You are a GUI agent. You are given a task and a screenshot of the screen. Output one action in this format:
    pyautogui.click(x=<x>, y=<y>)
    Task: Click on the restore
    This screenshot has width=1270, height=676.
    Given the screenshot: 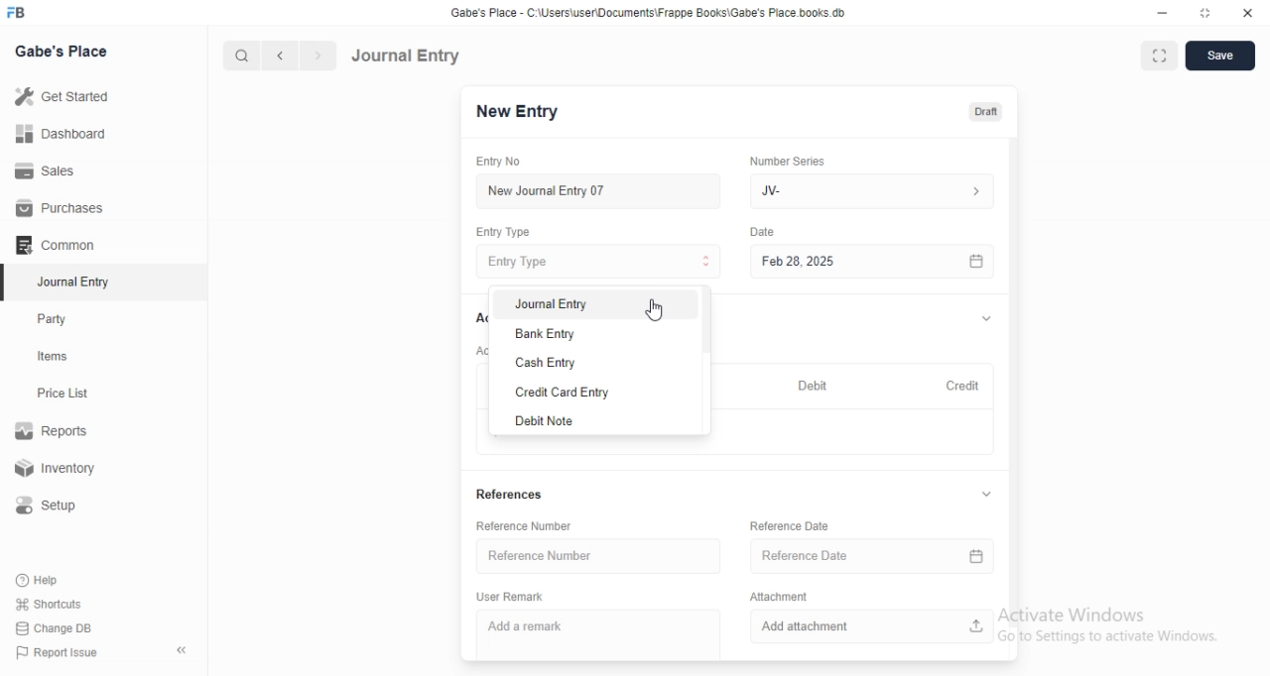 What is the action you would take?
    pyautogui.click(x=1204, y=12)
    